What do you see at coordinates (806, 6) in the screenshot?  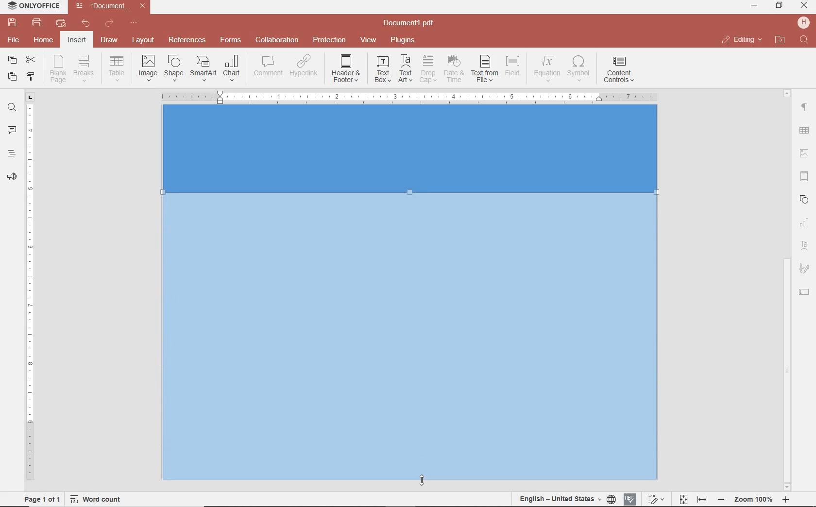 I see `minimize ,restore ,close` at bounding box center [806, 6].